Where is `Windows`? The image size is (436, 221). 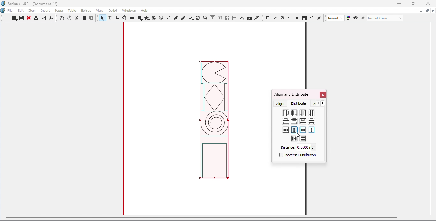
Windows is located at coordinates (129, 11).